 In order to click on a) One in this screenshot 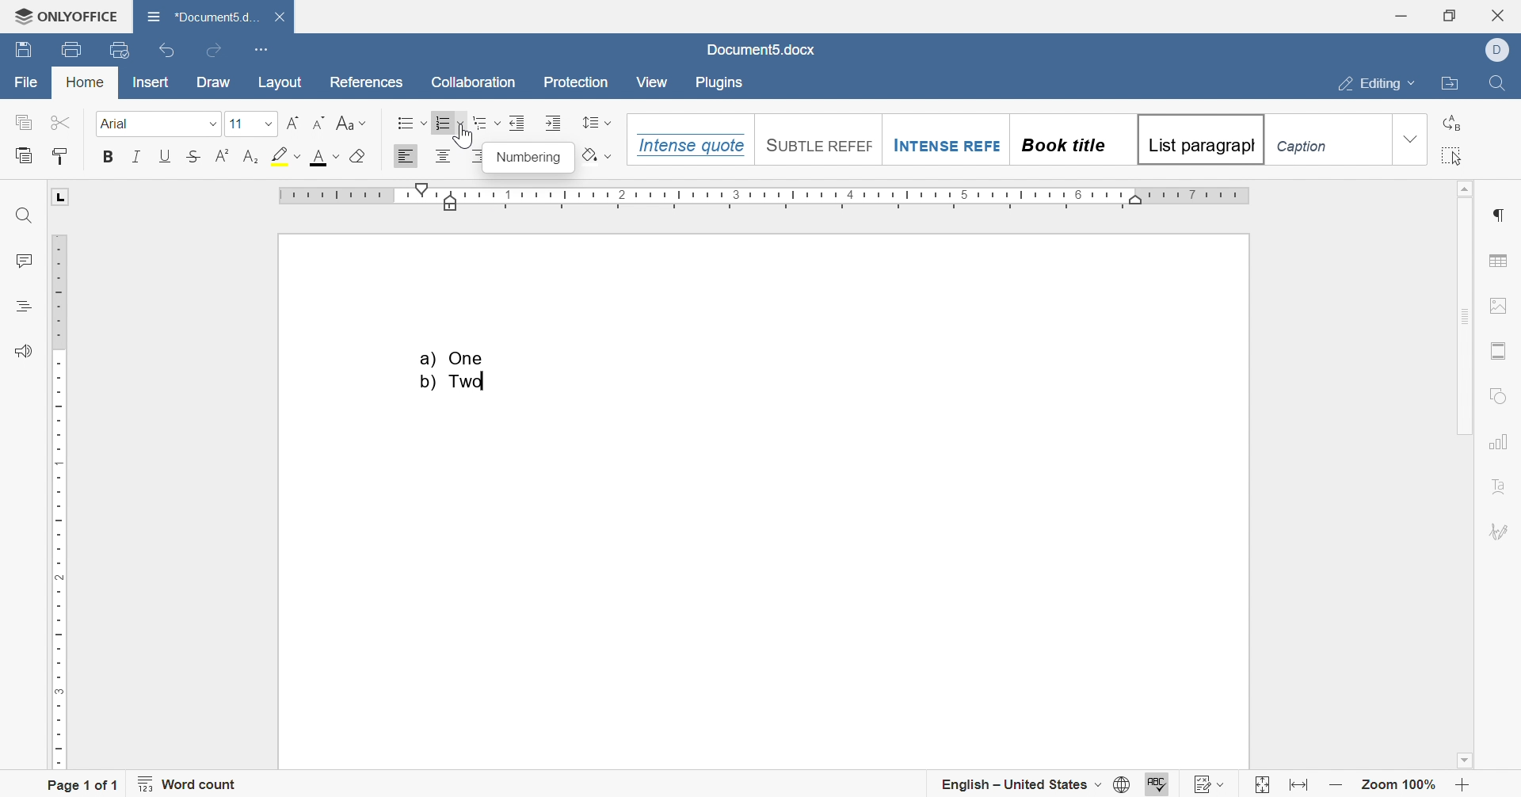, I will do `click(454, 357)`.